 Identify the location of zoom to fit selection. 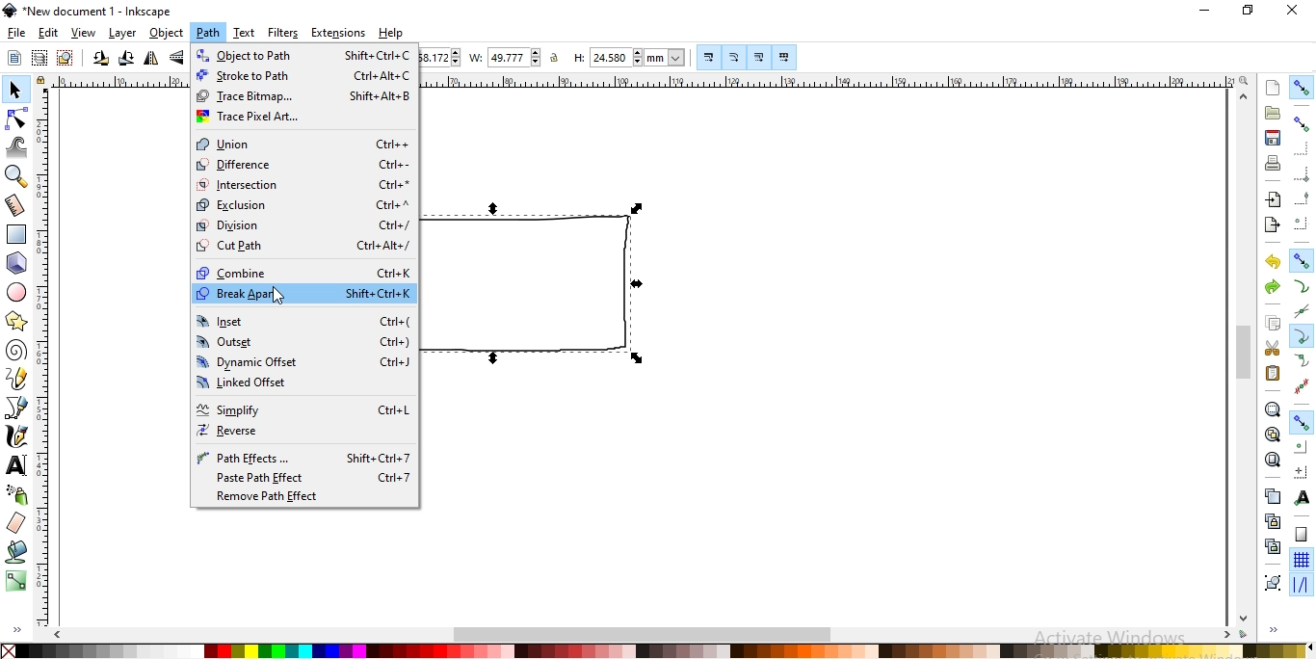
(1272, 409).